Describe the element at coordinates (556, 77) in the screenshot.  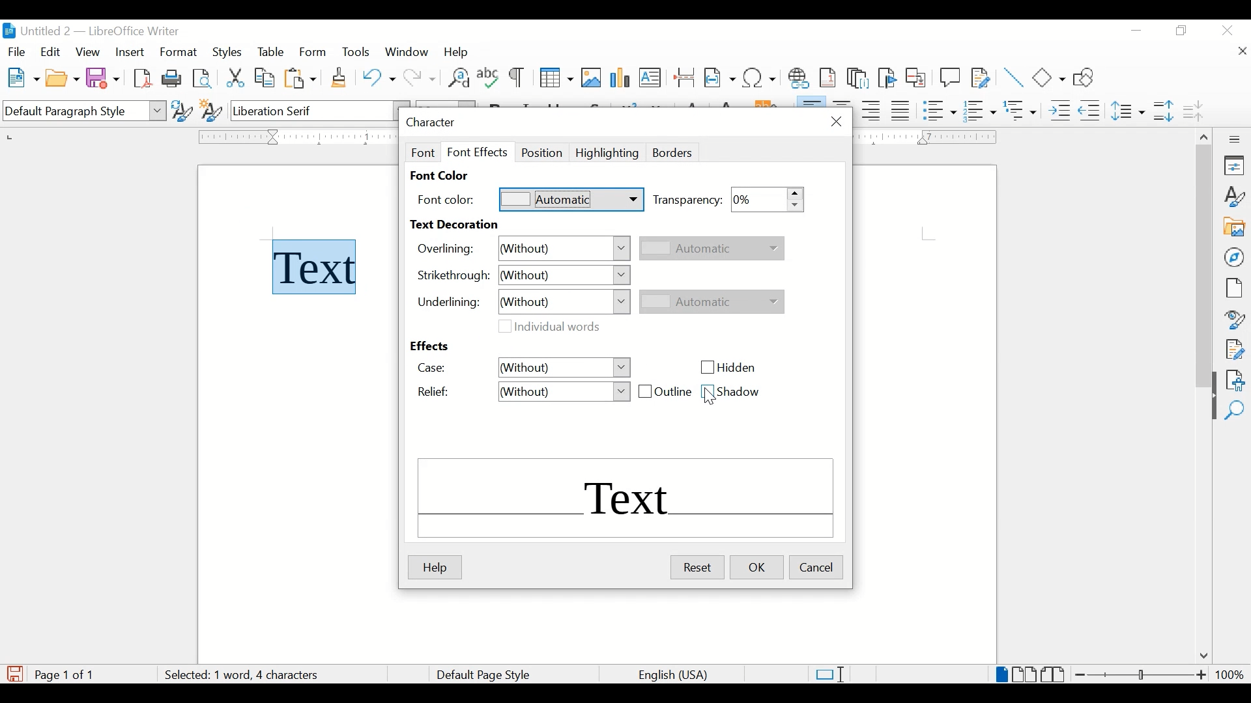
I see `insert table` at that location.